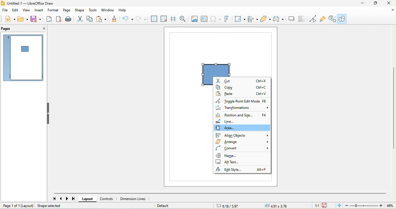 This screenshot has width=396, height=209. What do you see at coordinates (376, 3) in the screenshot?
I see `maximize` at bounding box center [376, 3].